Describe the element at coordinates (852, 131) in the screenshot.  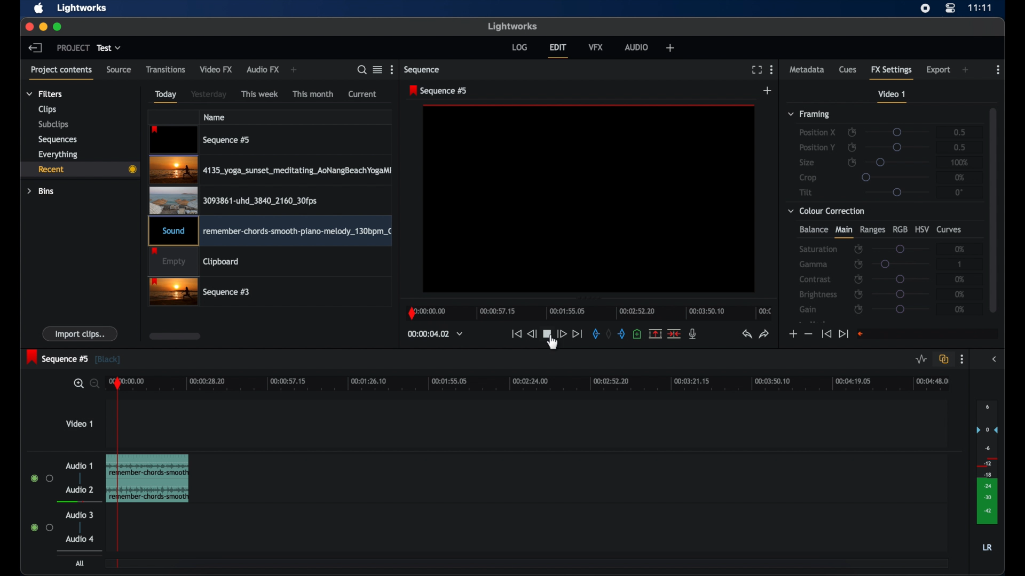
I see `enable/disable keyframes` at that location.